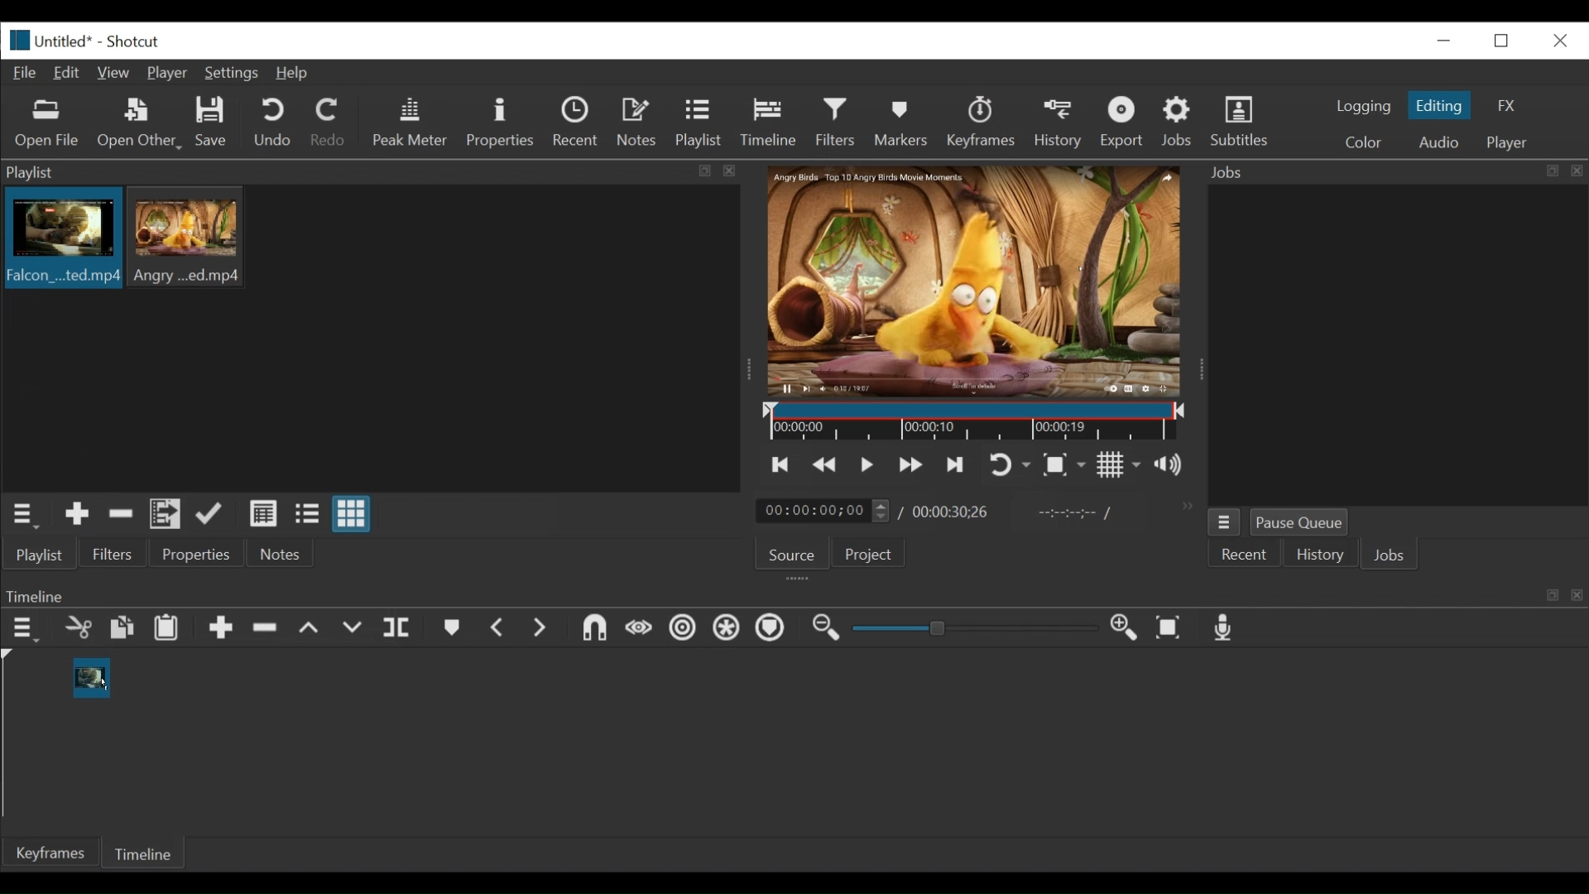 The width and height of the screenshot is (1589, 894). Describe the element at coordinates (982, 124) in the screenshot. I see `keyframes` at that location.